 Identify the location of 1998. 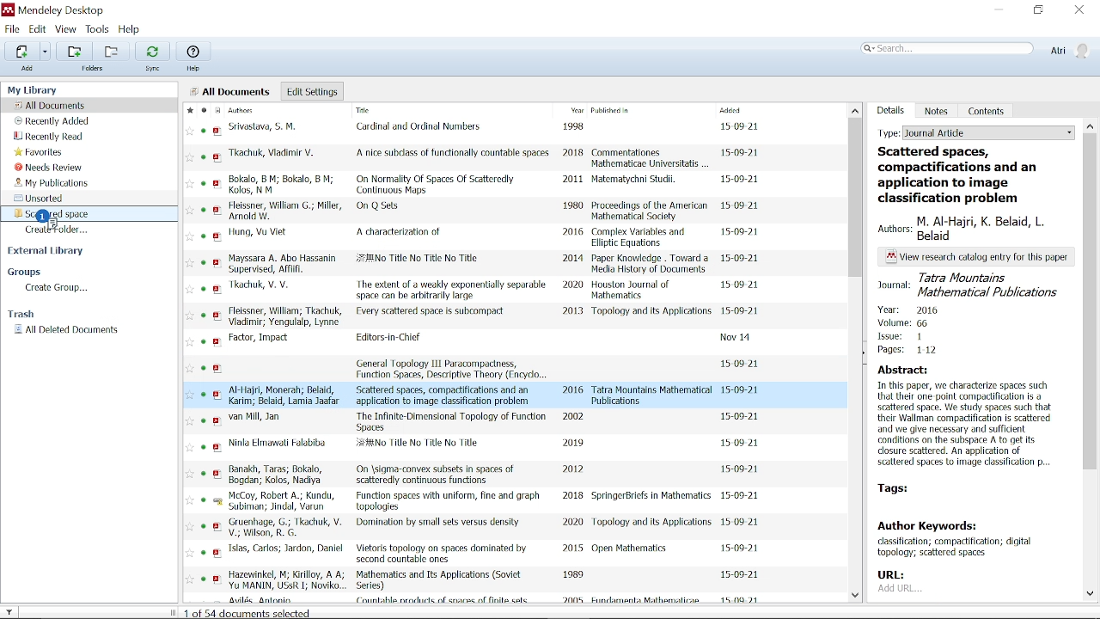
(576, 127).